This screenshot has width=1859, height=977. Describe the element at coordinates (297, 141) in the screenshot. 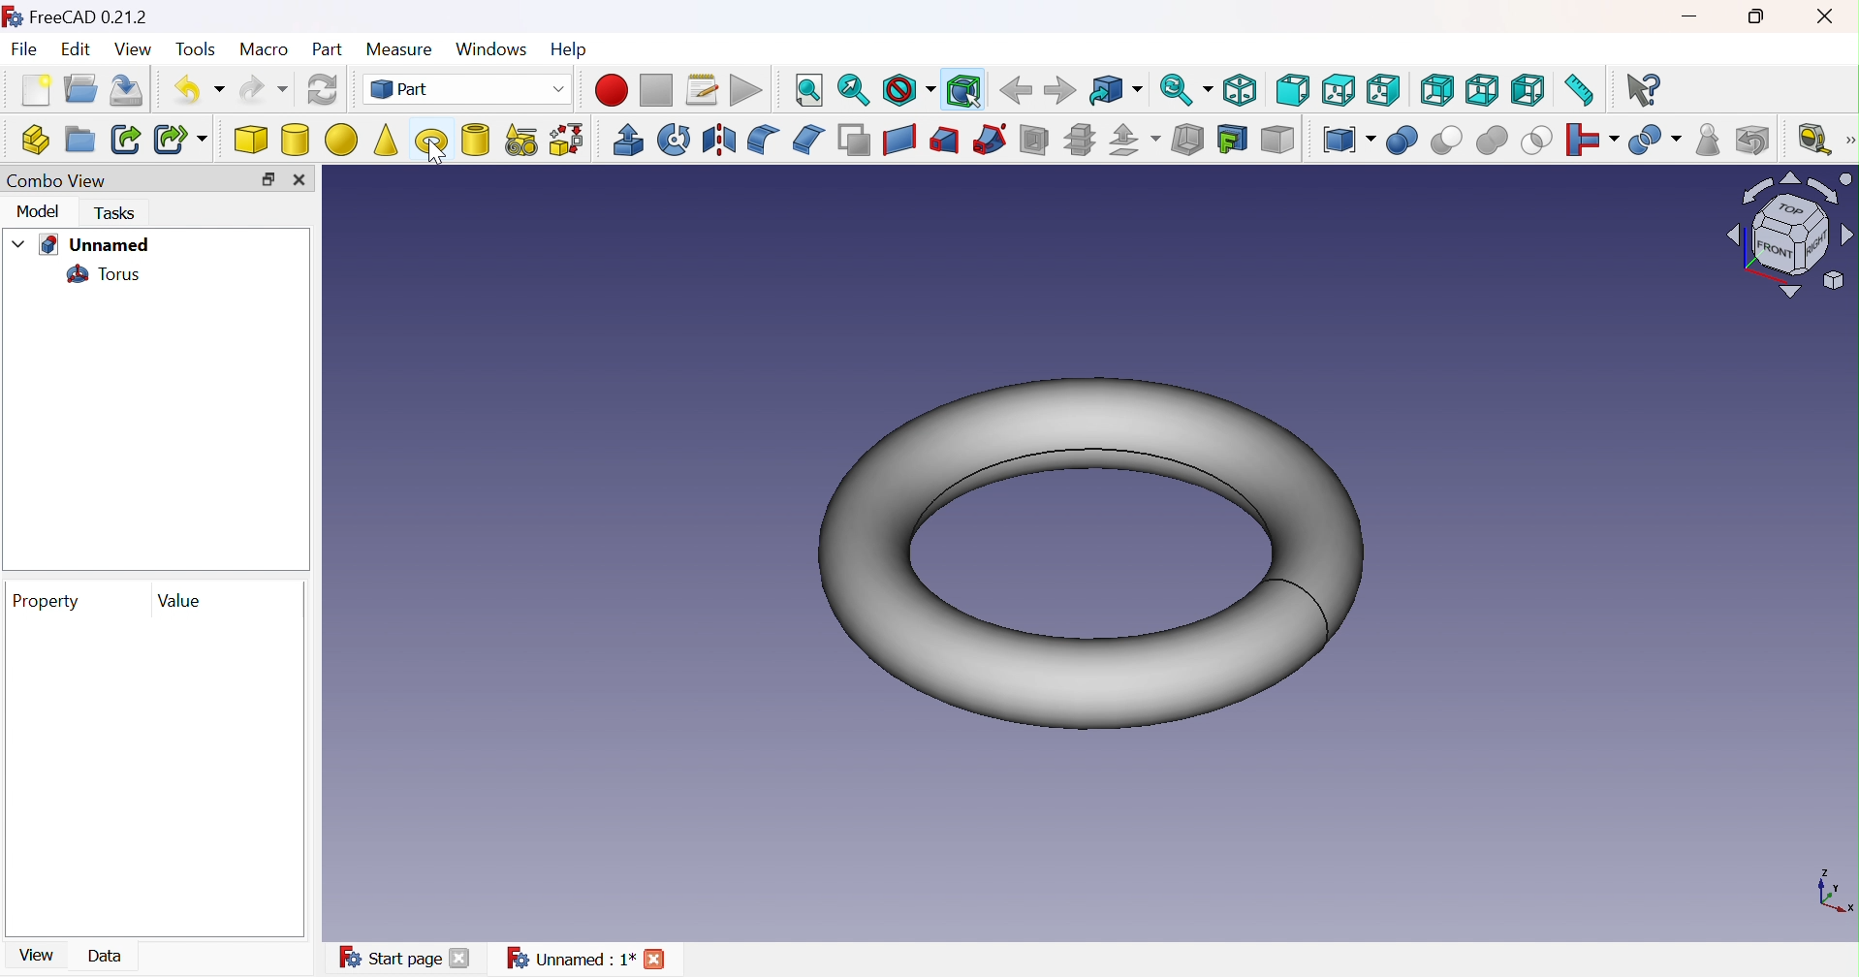

I see `Cylinder` at that location.